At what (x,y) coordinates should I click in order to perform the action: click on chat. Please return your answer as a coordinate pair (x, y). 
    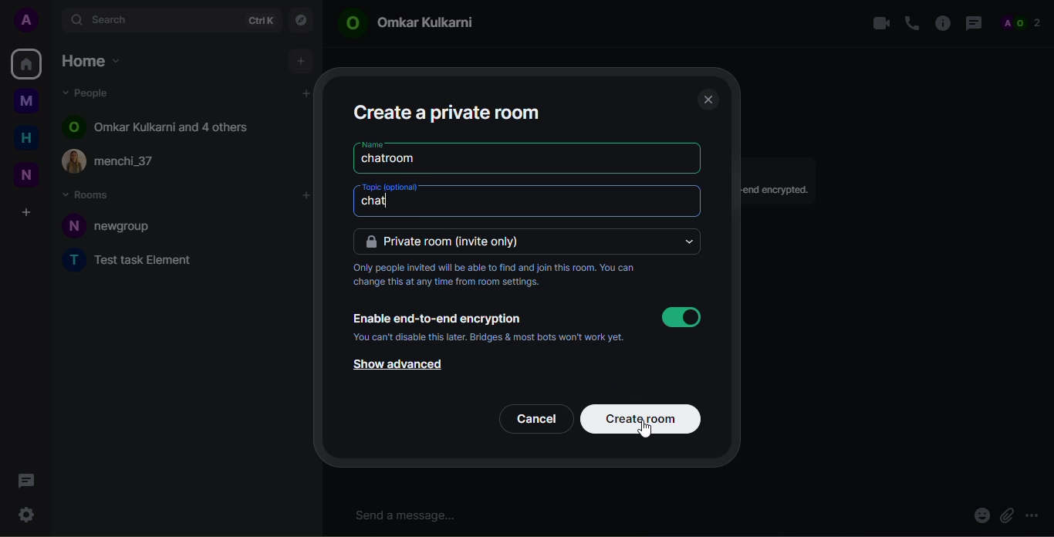
    Looking at the image, I should click on (377, 202).